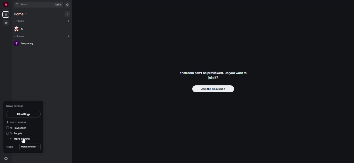 The height and width of the screenshot is (163, 354). I want to click on add, so click(68, 36).